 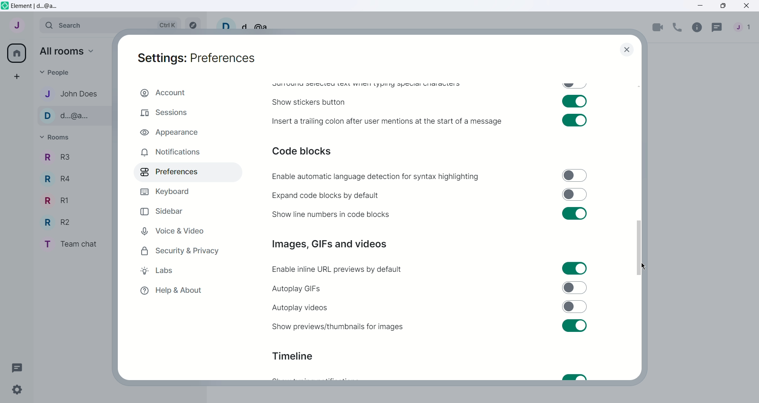 I want to click on Toggle swtich on for show stickers button, so click(x=574, y=101).